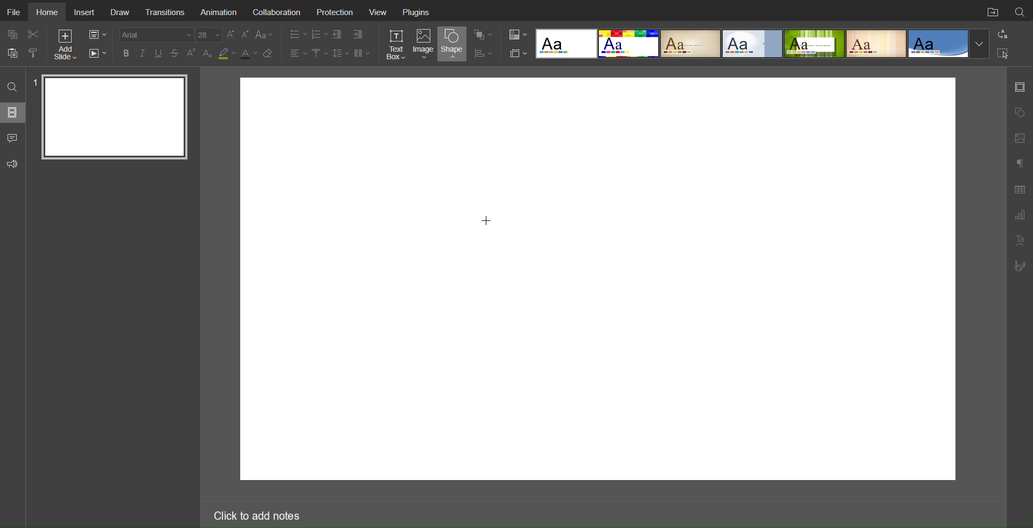 The image size is (1033, 528). What do you see at coordinates (990, 11) in the screenshot?
I see `Open File Location` at bounding box center [990, 11].